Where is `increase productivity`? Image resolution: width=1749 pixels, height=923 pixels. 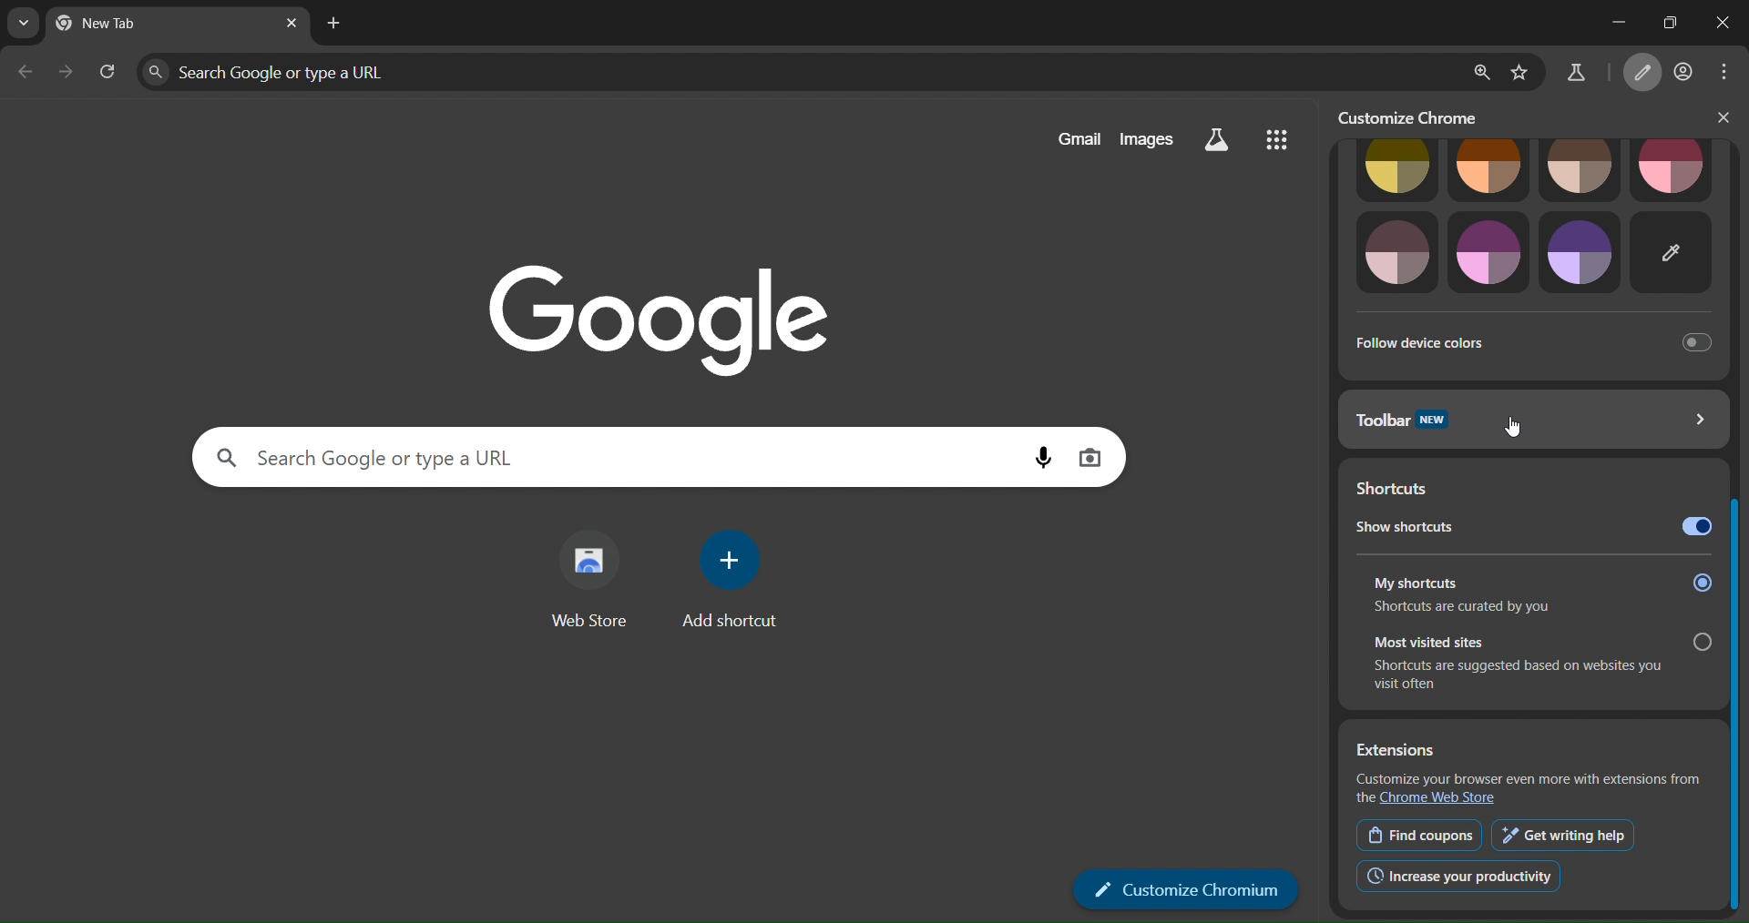
increase productivity is located at coordinates (1460, 877).